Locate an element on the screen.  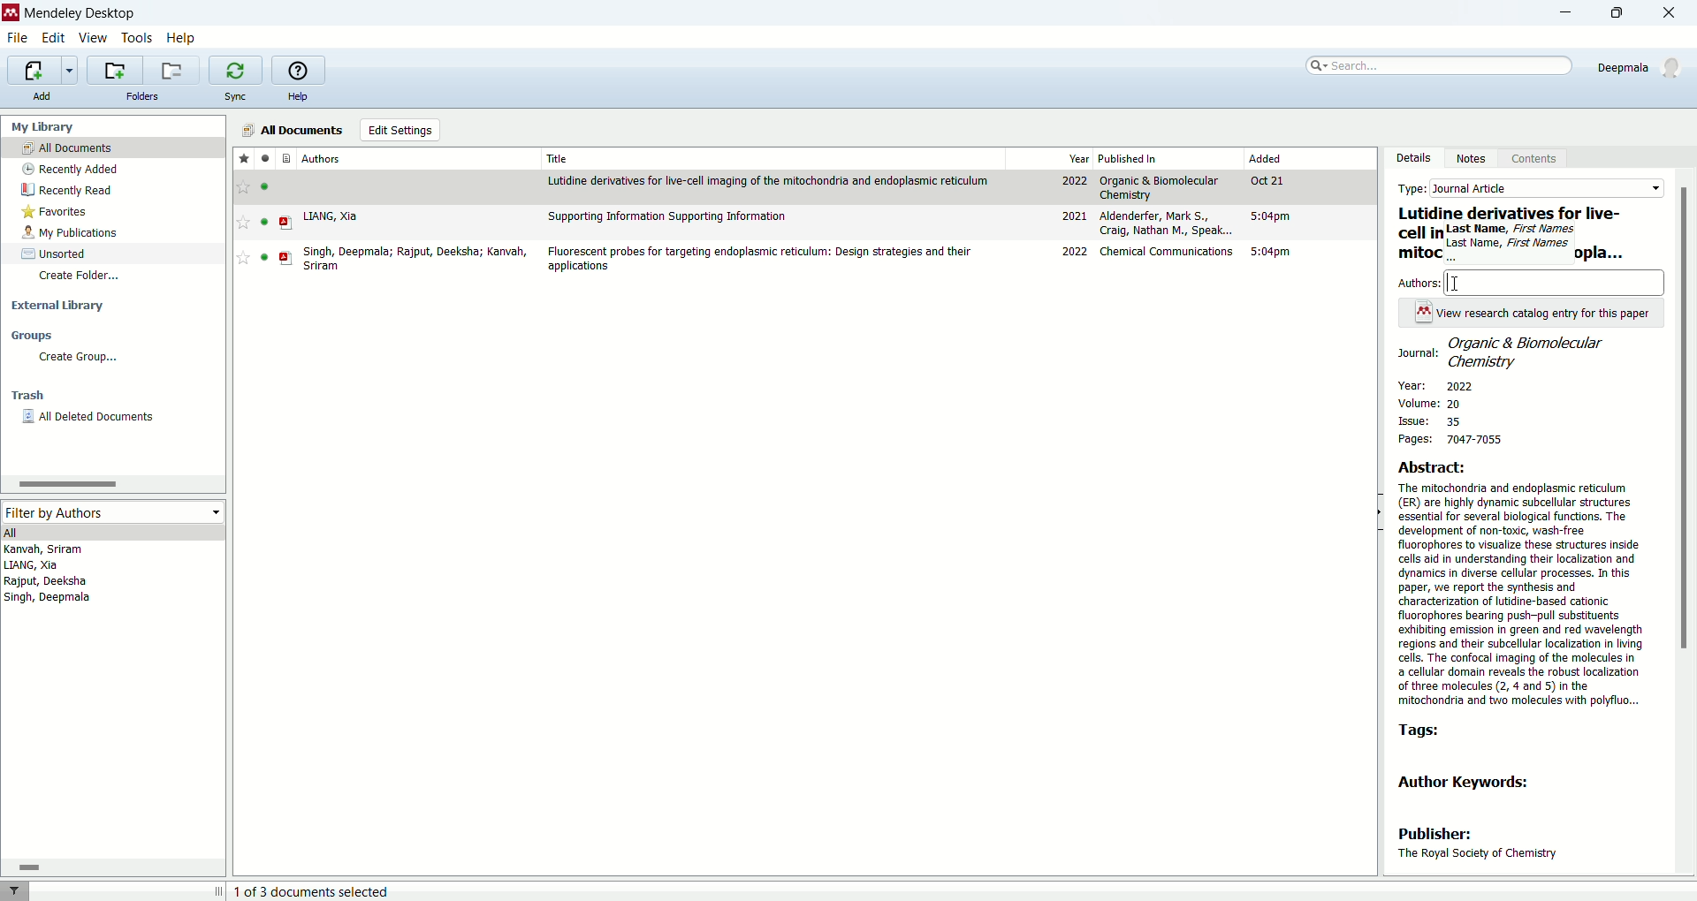
close is located at coordinates (1675, 12).